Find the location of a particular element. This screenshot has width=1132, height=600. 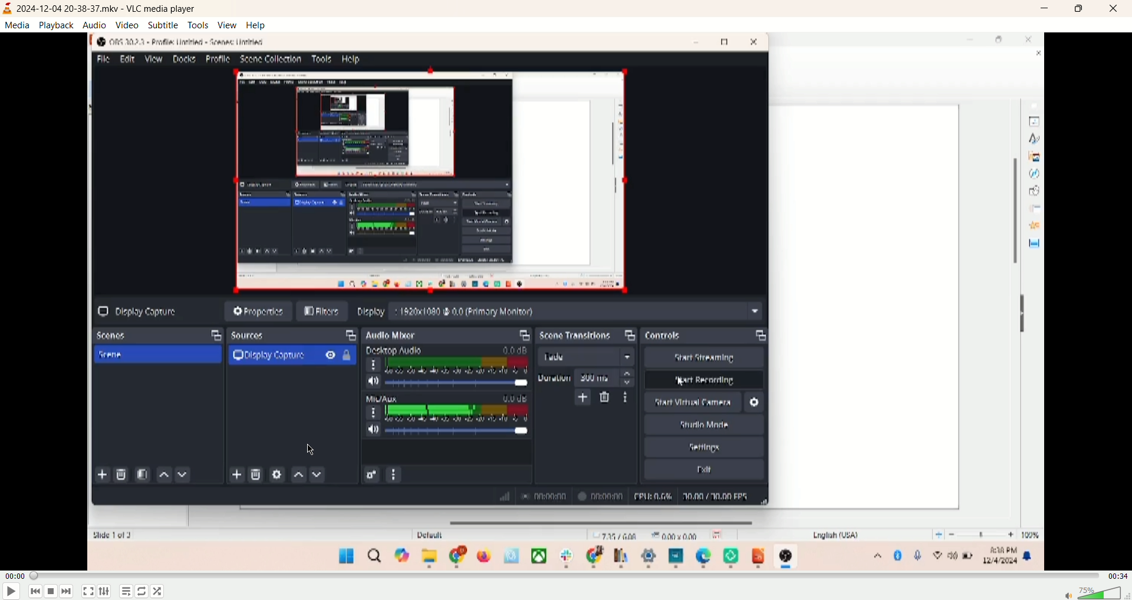

cursor is located at coordinates (310, 449).